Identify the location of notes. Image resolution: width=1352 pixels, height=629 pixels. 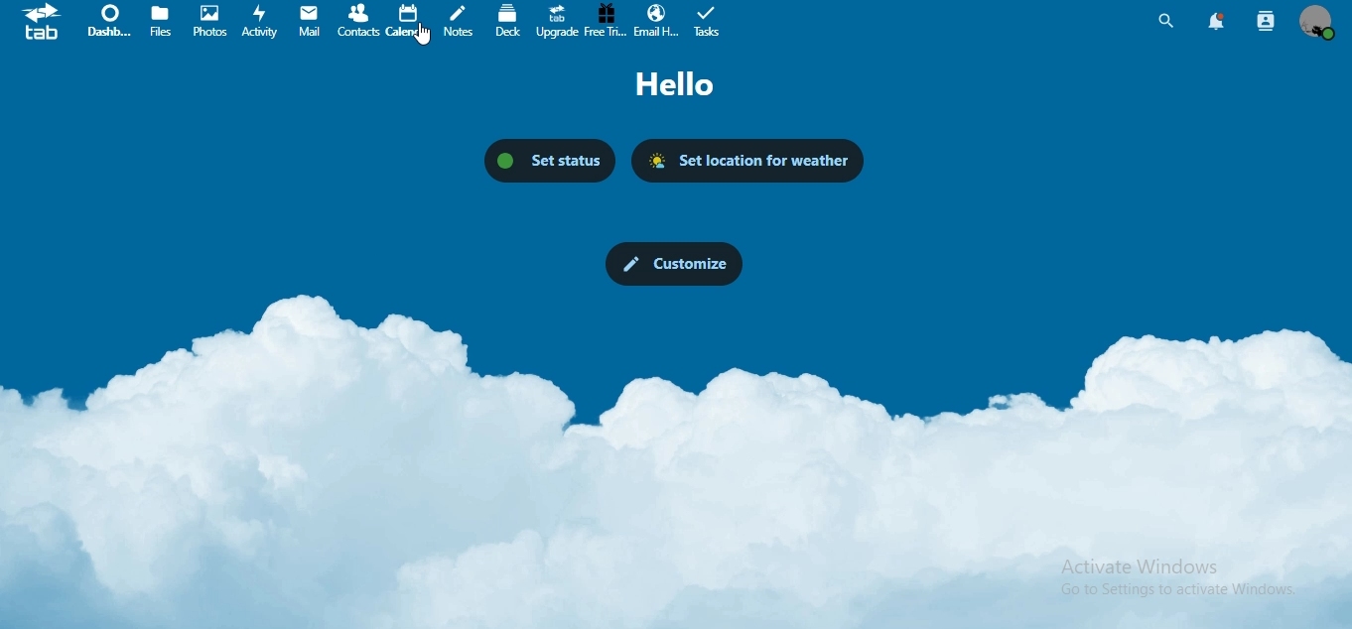
(458, 21).